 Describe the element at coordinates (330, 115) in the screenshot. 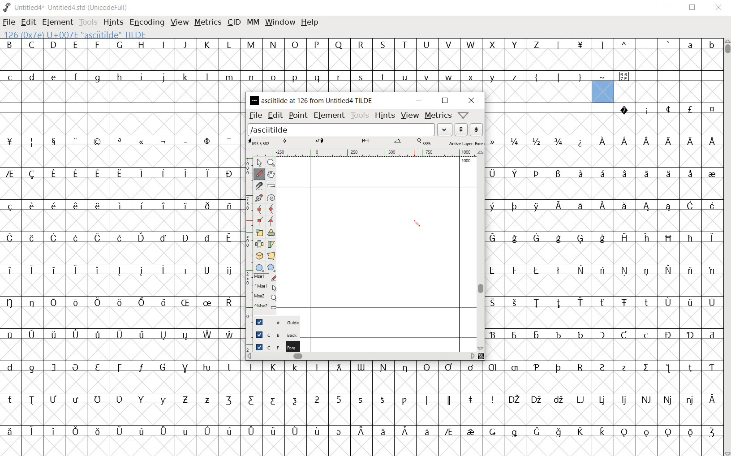

I see `element` at that location.